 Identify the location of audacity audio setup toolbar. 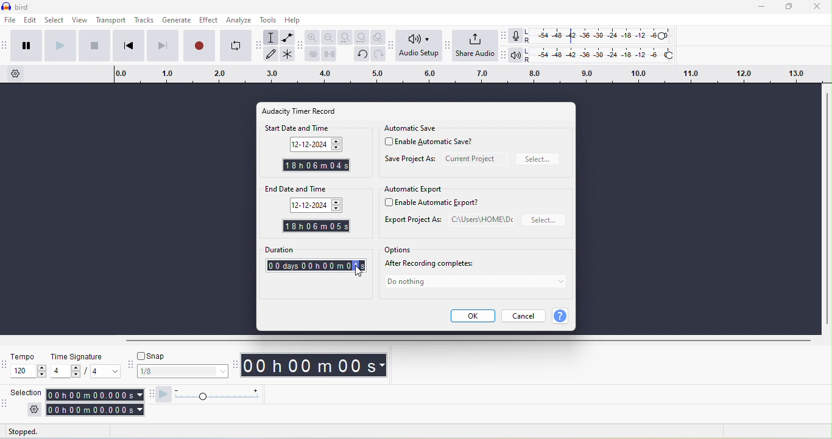
(392, 47).